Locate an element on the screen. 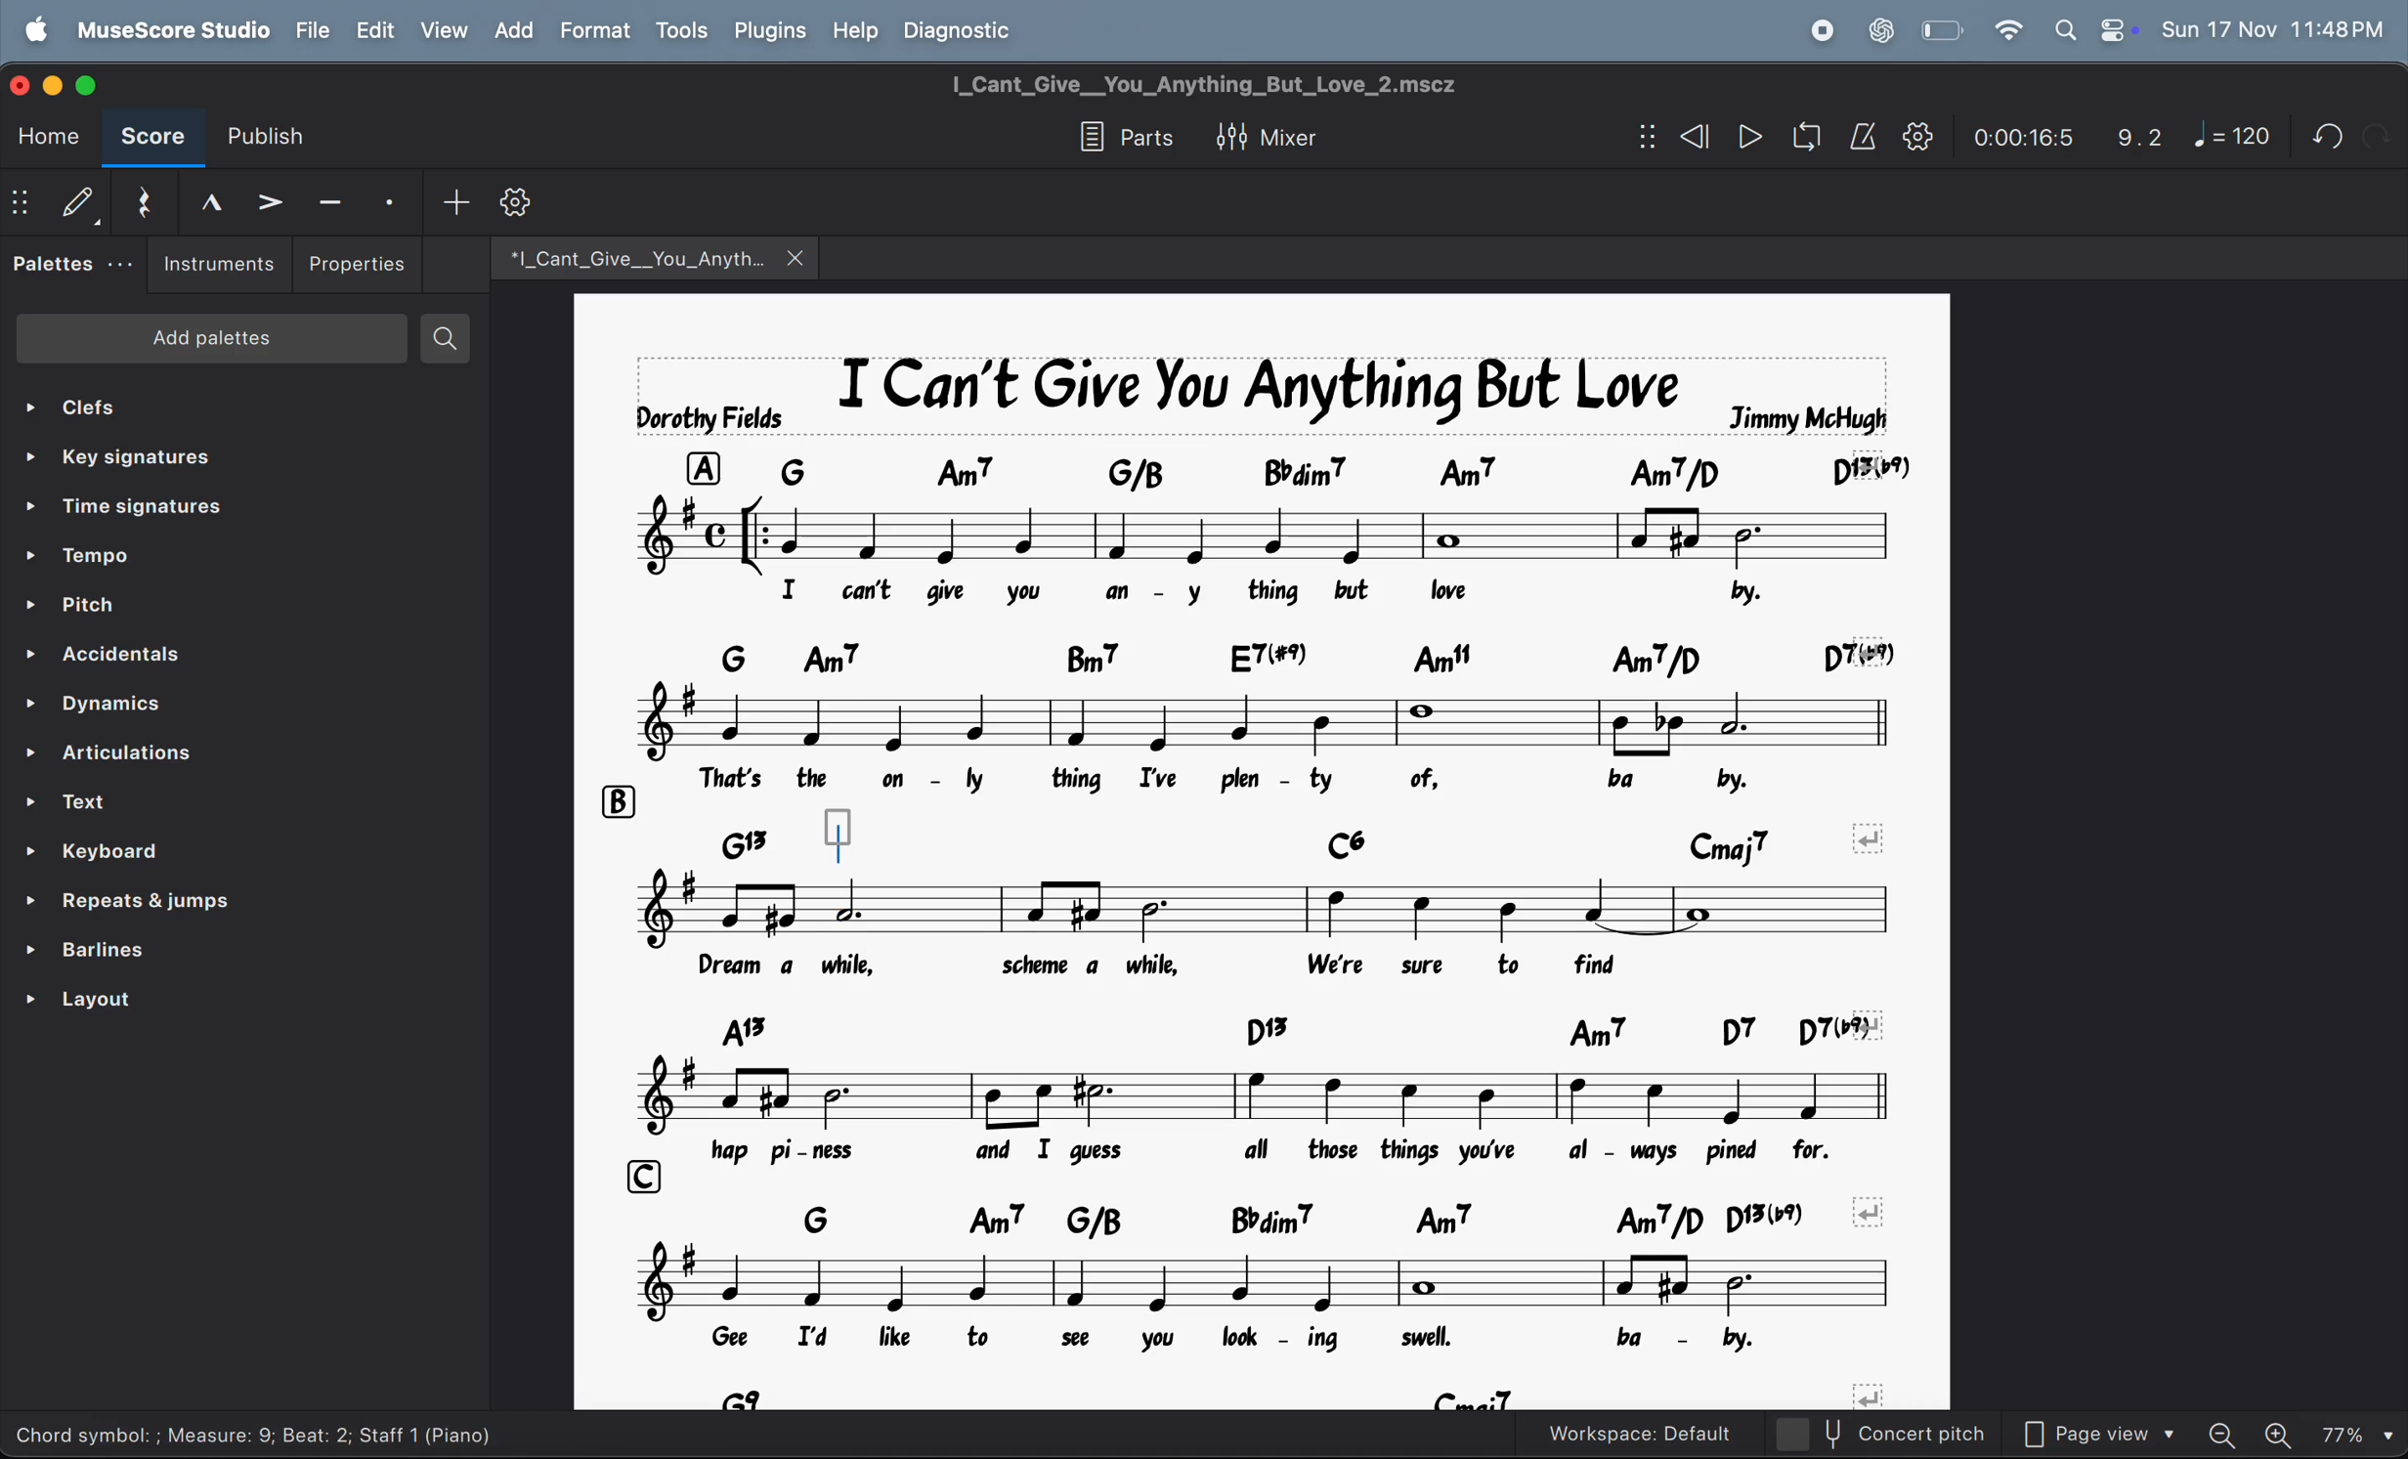 The height and width of the screenshot is (1459, 2408). parts is located at coordinates (1116, 139).